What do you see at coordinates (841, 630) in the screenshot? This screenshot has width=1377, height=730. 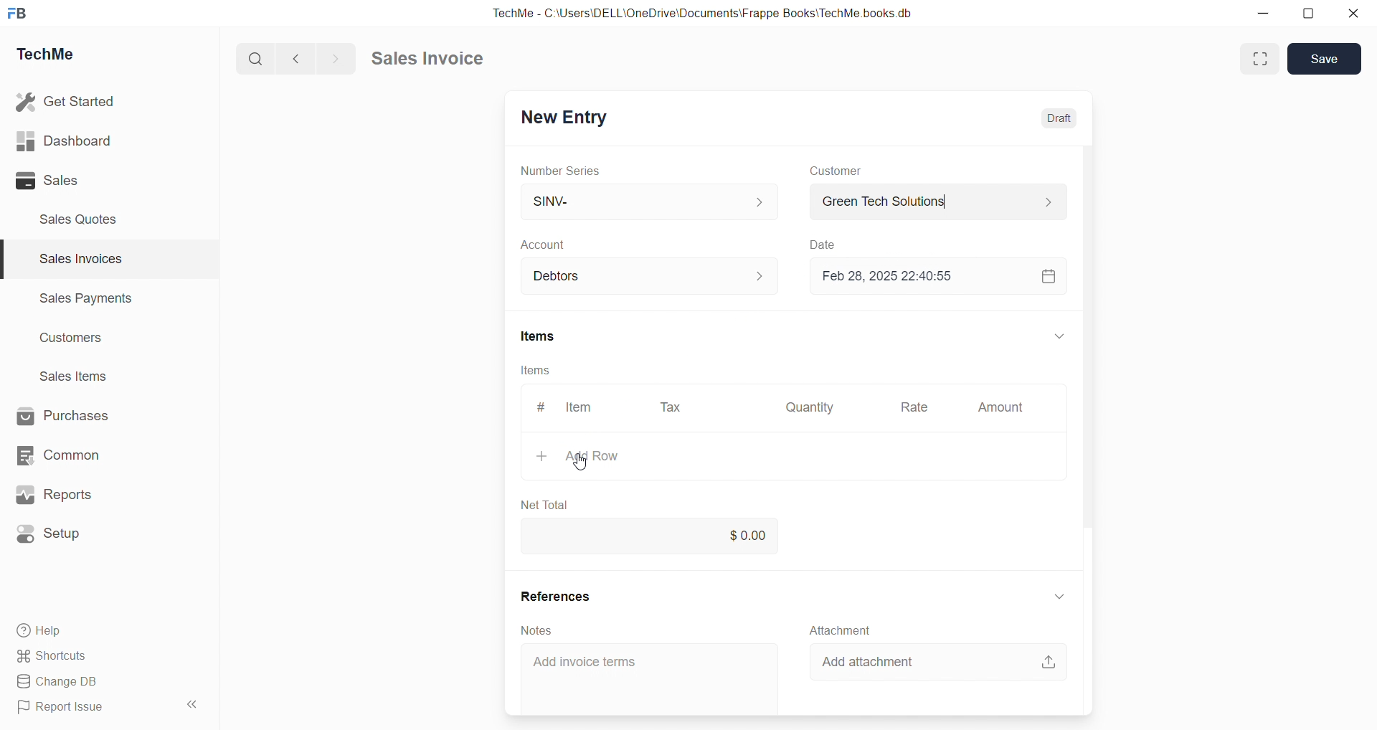 I see `Attachment` at bounding box center [841, 630].